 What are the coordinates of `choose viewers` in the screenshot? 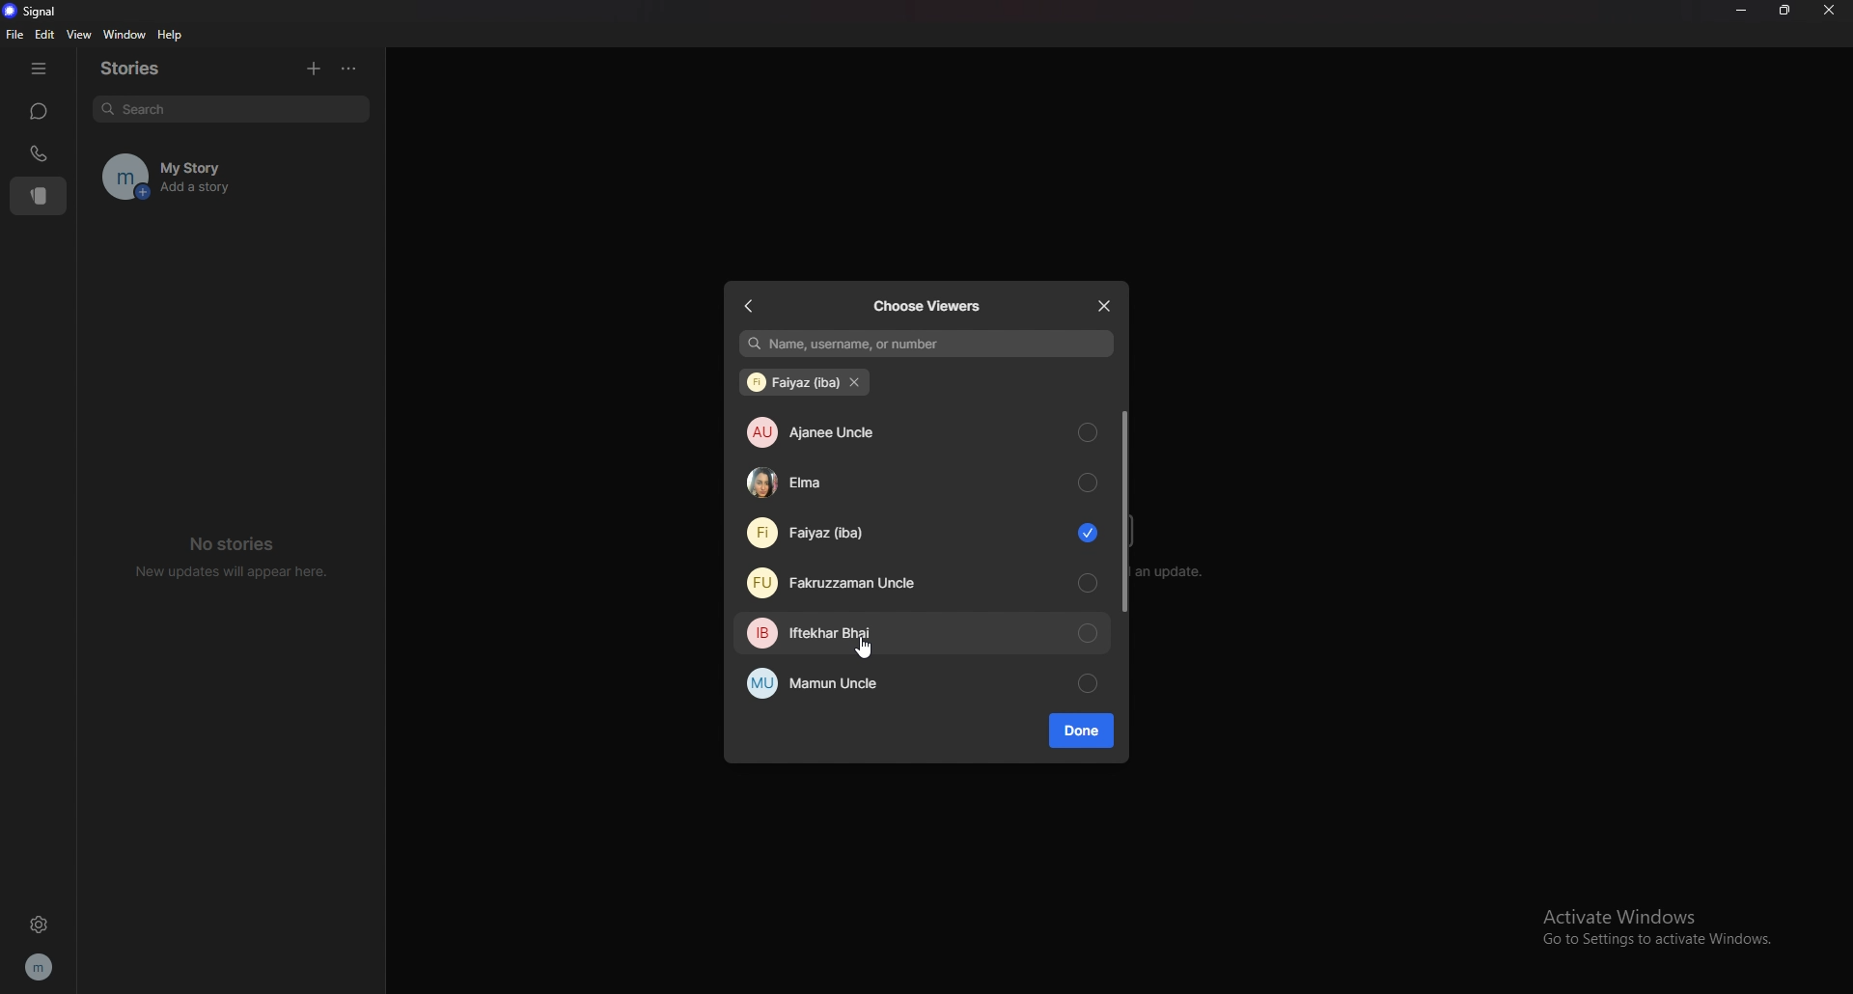 It's located at (931, 305).